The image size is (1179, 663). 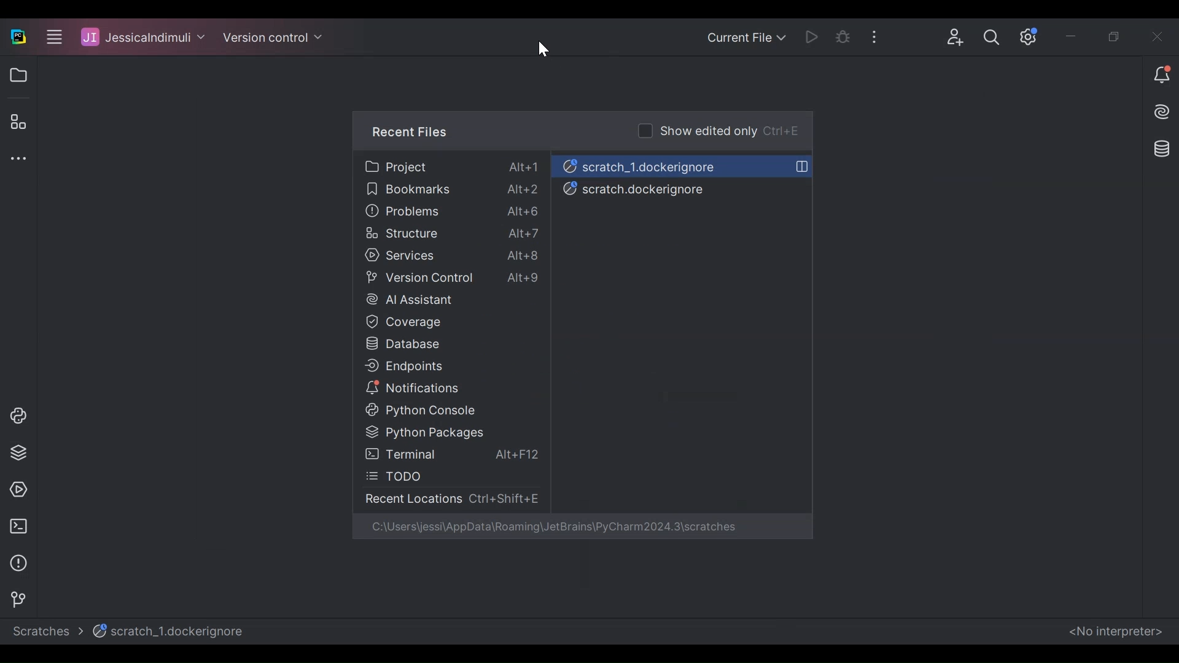 What do you see at coordinates (682, 164) in the screenshot?
I see `Scratch File` at bounding box center [682, 164].